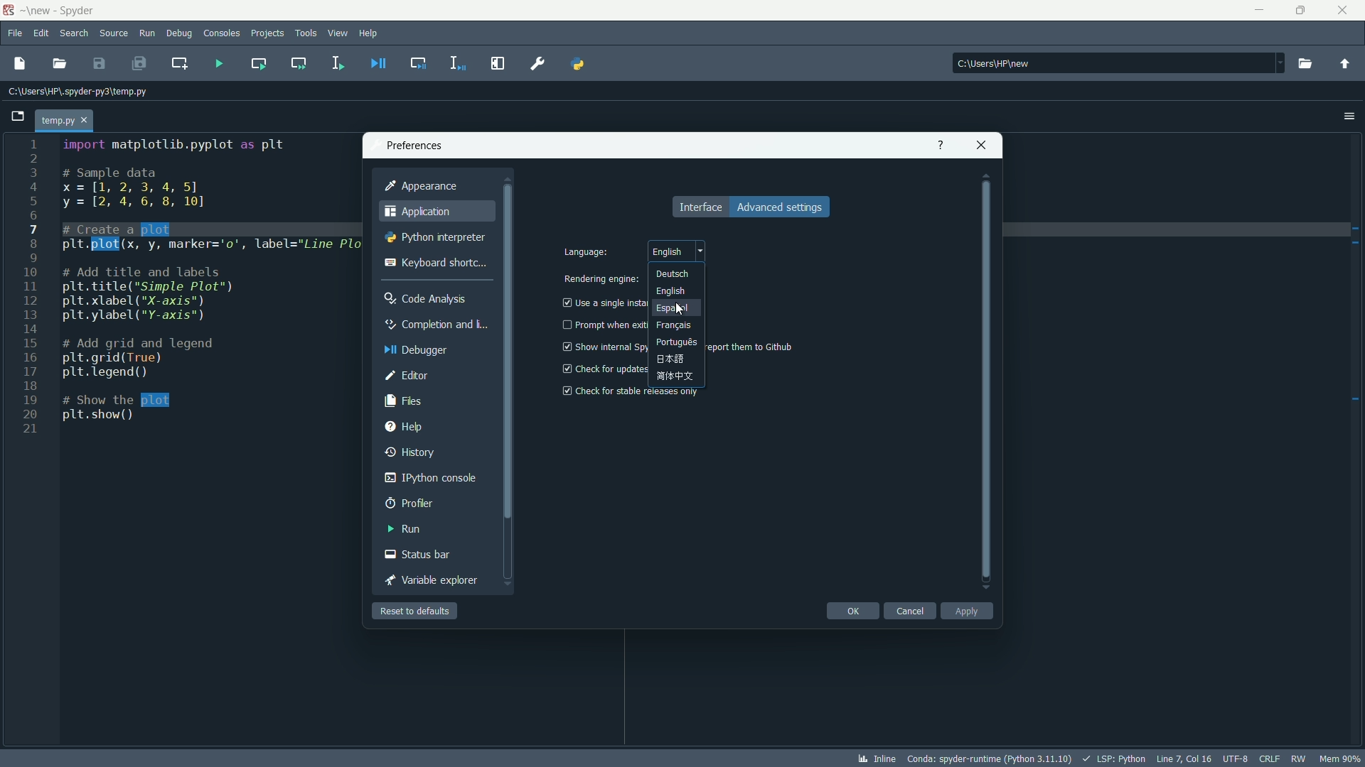 The width and height of the screenshot is (1365, 767). Describe the element at coordinates (588, 253) in the screenshot. I see `language` at that location.